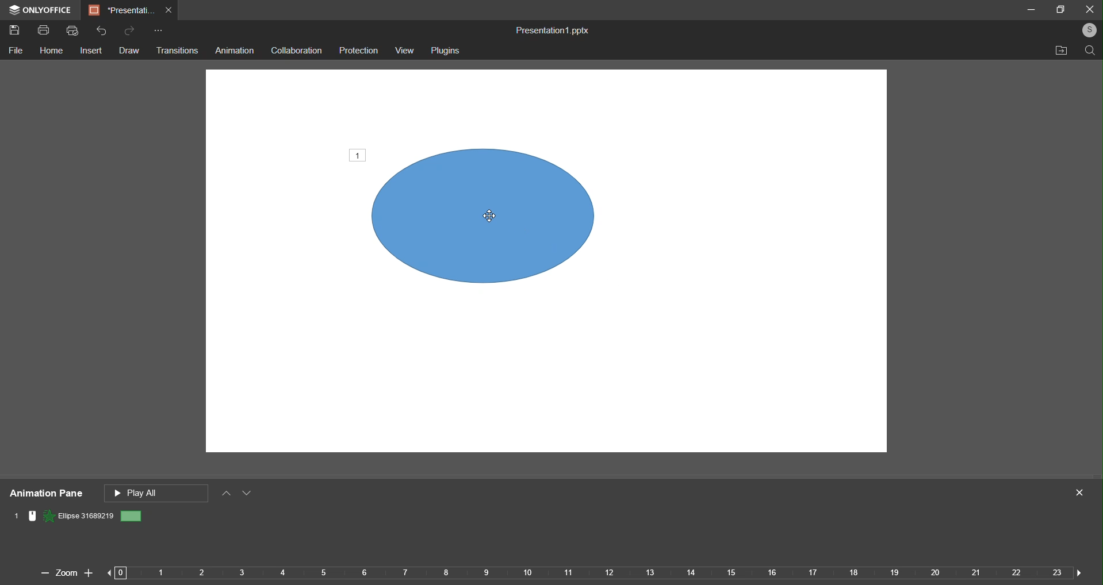  Describe the element at coordinates (1031, 9) in the screenshot. I see `minimize` at that location.